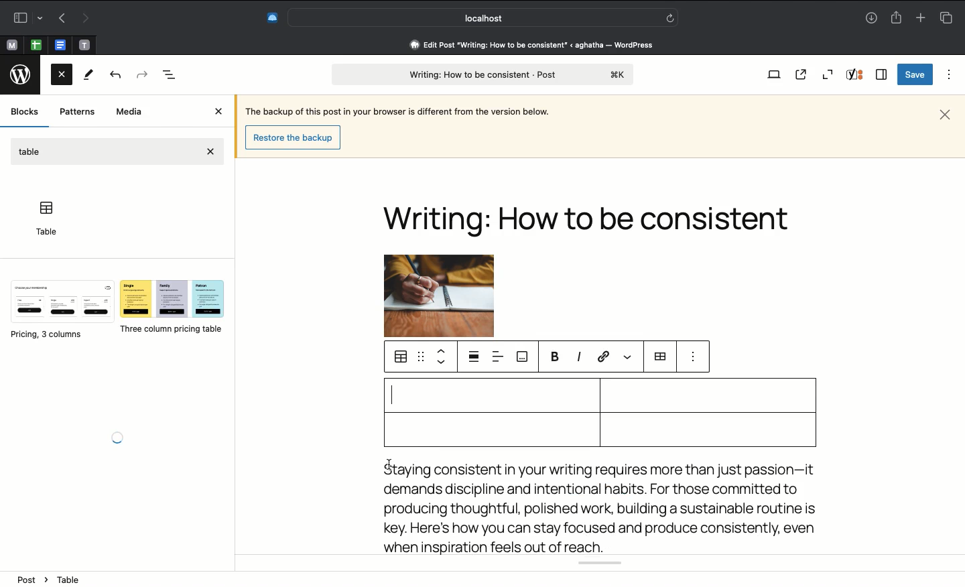  Describe the element at coordinates (90, 74) in the screenshot. I see `Tools` at that location.